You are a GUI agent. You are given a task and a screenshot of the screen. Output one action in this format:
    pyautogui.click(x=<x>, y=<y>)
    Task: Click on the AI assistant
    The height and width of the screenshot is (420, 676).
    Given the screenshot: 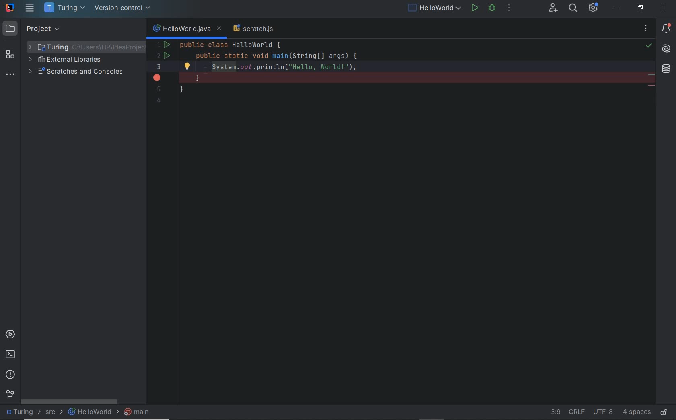 What is the action you would take?
    pyautogui.click(x=666, y=48)
    